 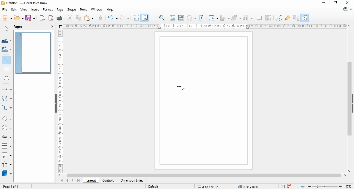 I want to click on toggle point edit mode, so click(x=279, y=17).